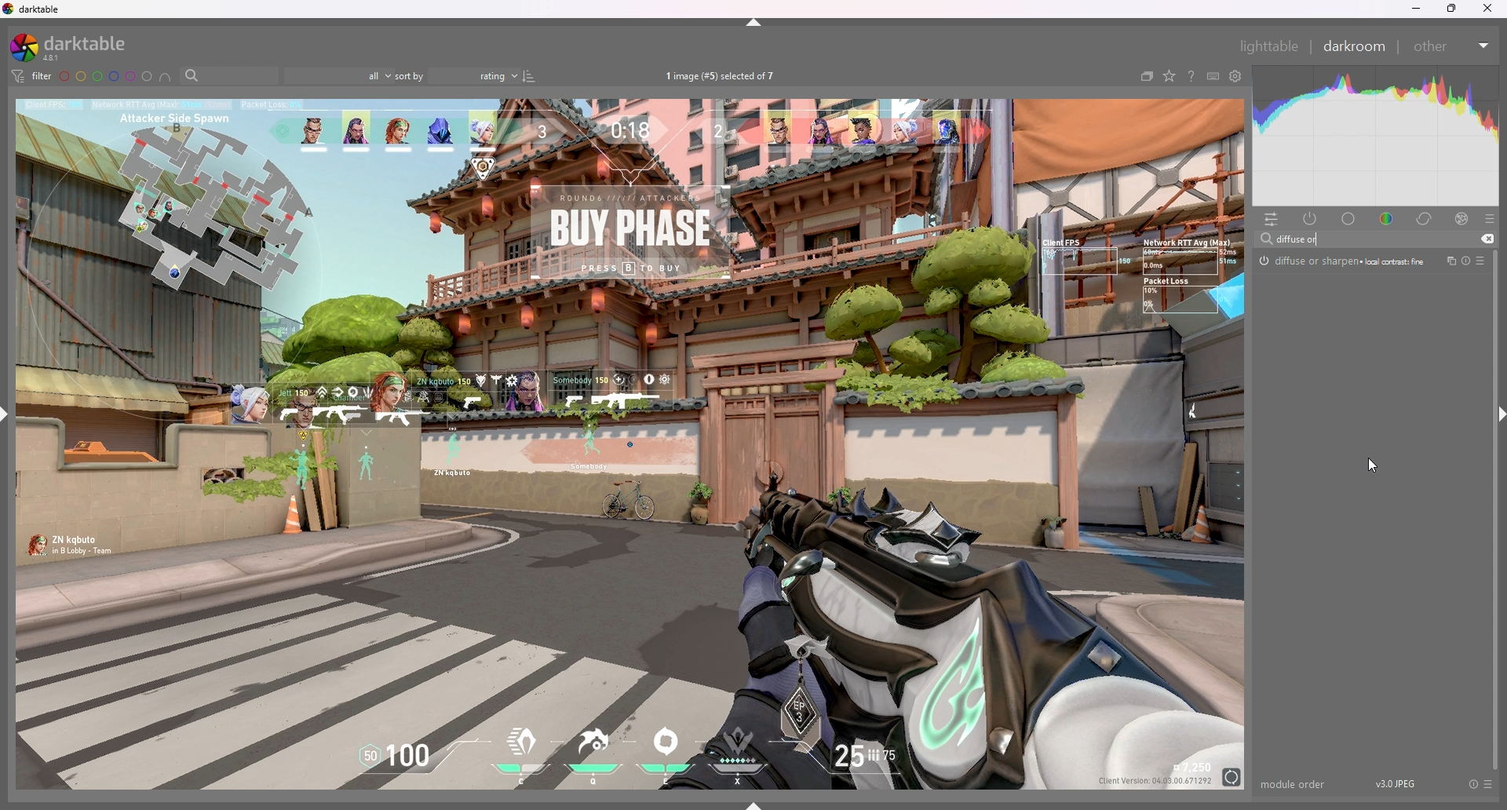 This screenshot has width=1507, height=810. Describe the element at coordinates (1147, 76) in the screenshot. I see `collapse grouped images` at that location.